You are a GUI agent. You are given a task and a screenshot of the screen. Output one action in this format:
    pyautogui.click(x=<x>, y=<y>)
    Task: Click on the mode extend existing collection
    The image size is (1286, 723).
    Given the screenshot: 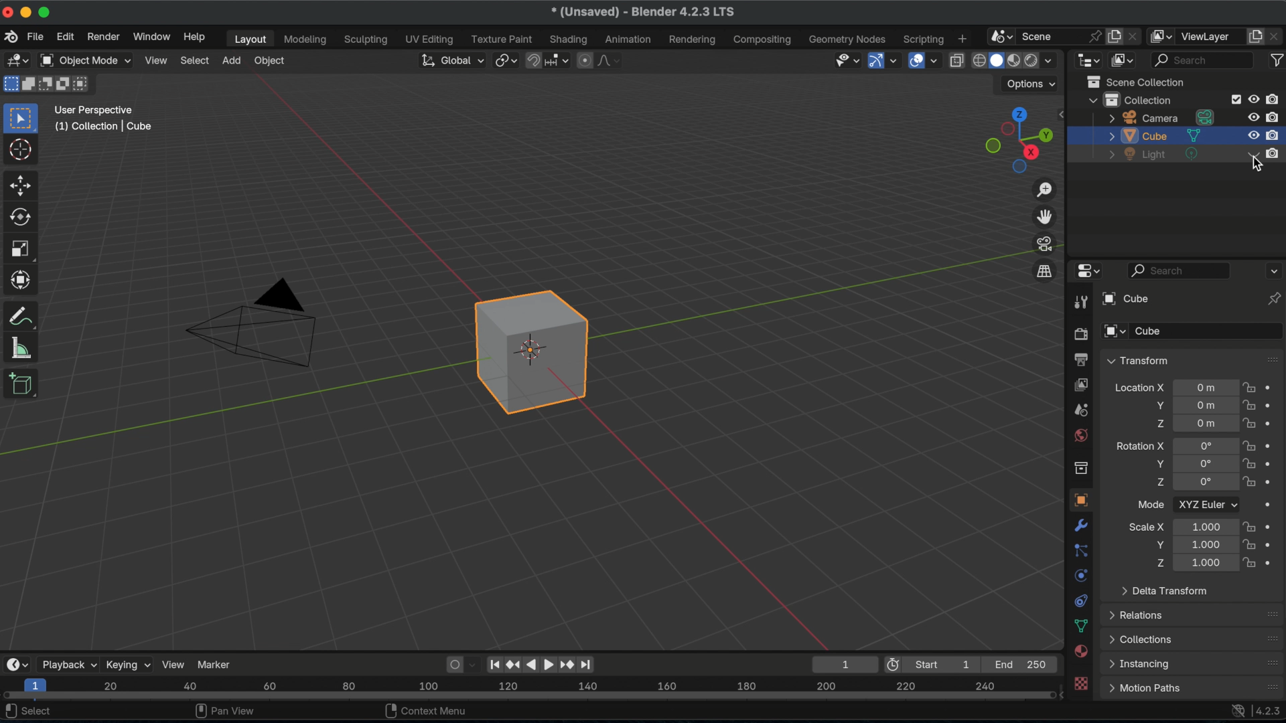 What is the action you would take?
    pyautogui.click(x=30, y=86)
    